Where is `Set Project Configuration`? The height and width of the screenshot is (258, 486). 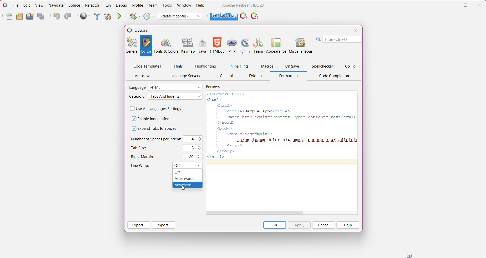
Set Project Configuration is located at coordinates (180, 16).